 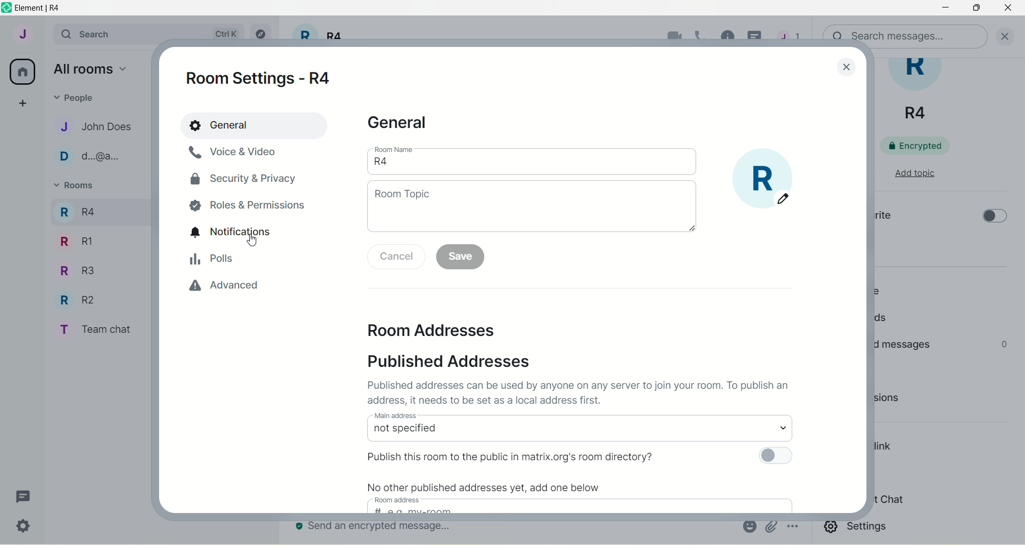 What do you see at coordinates (376, 527) in the screenshot?
I see `send an encrypted message...` at bounding box center [376, 527].